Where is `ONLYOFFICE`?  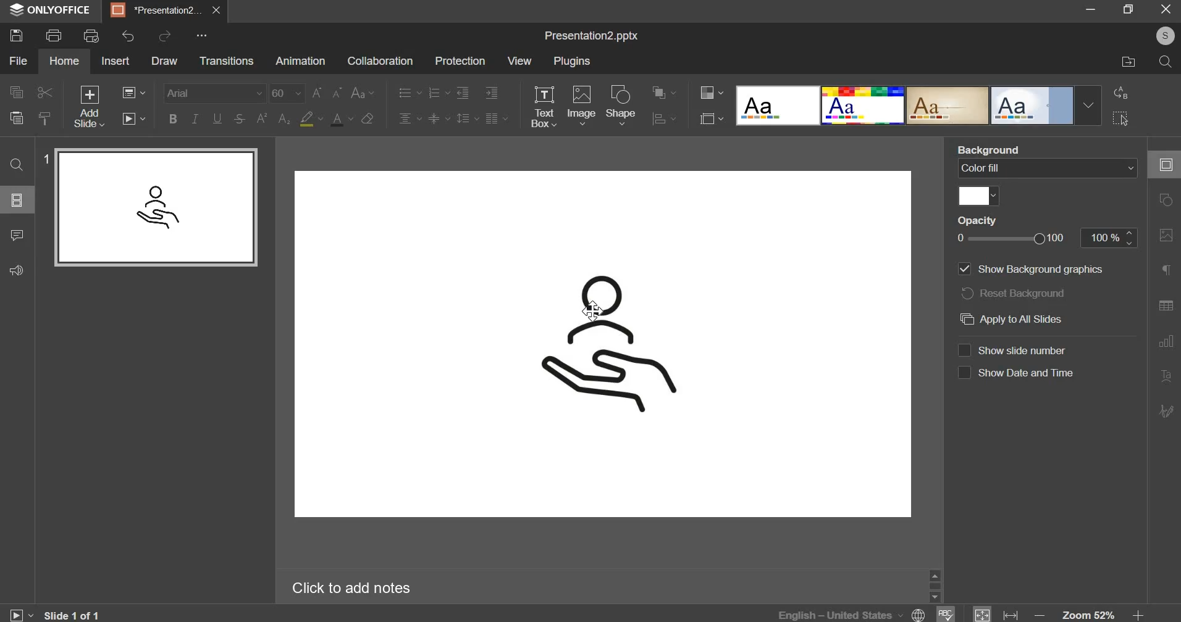
ONLYOFFICE is located at coordinates (51, 10).